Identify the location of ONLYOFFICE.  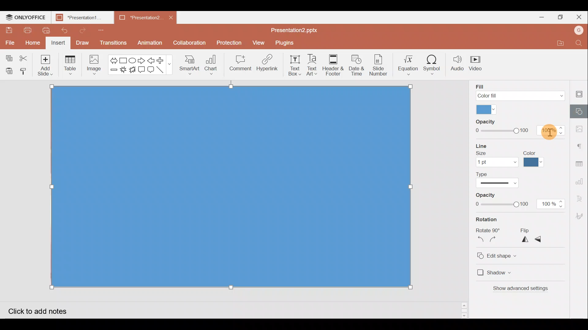
(26, 17).